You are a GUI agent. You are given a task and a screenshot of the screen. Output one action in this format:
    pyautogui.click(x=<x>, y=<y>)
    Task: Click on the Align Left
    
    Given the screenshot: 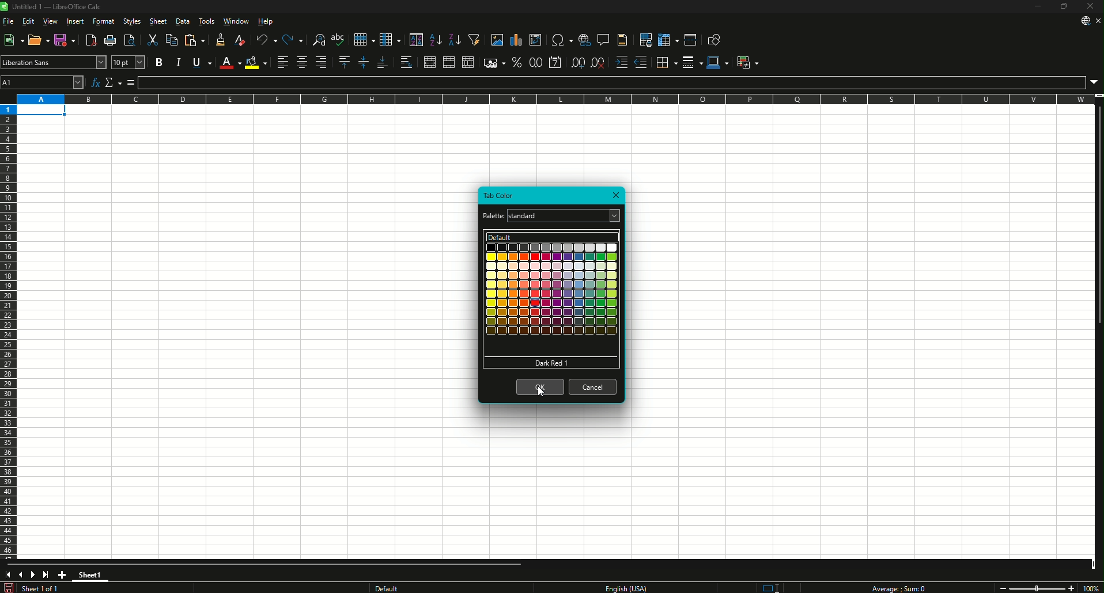 What is the action you would take?
    pyautogui.click(x=283, y=62)
    